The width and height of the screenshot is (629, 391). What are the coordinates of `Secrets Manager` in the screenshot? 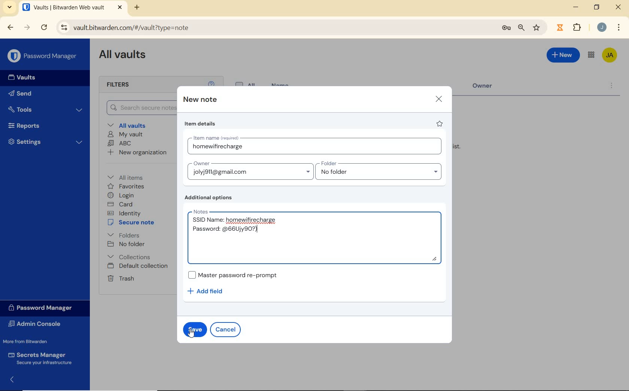 It's located at (42, 358).